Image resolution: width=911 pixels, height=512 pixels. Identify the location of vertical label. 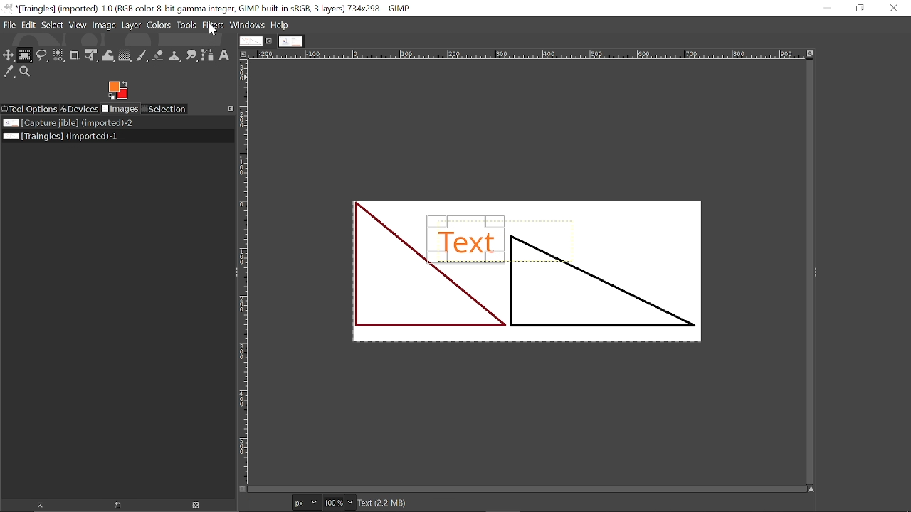
(244, 273).